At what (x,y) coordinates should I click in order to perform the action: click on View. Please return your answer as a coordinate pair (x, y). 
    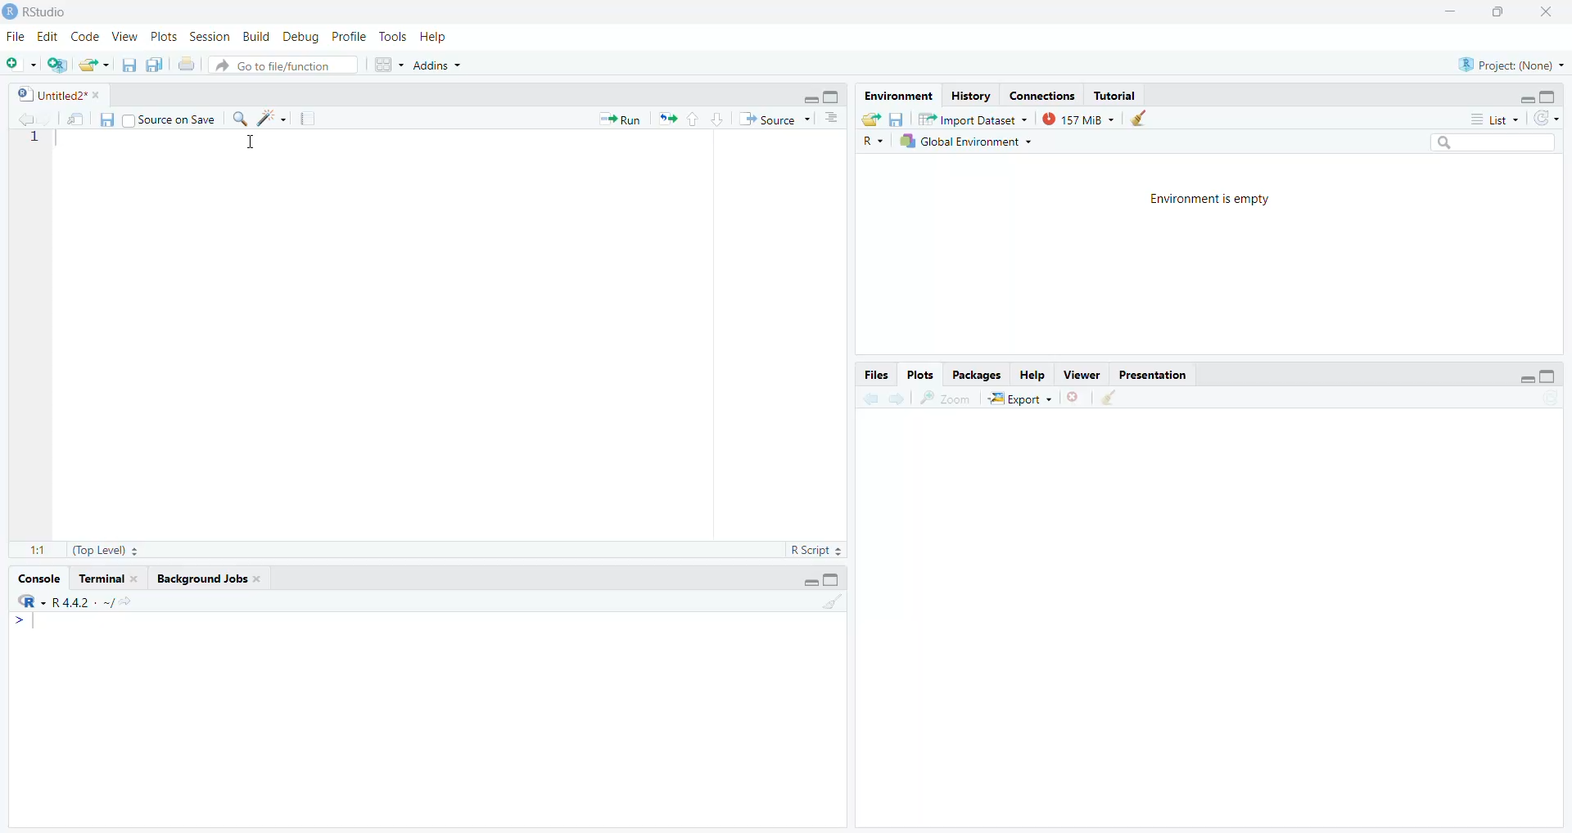
    Looking at the image, I should click on (124, 34).